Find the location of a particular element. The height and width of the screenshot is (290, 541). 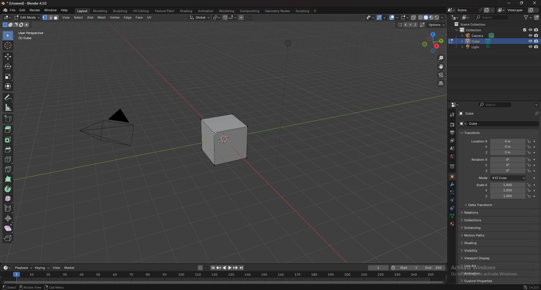

inset faces is located at coordinates (8, 140).